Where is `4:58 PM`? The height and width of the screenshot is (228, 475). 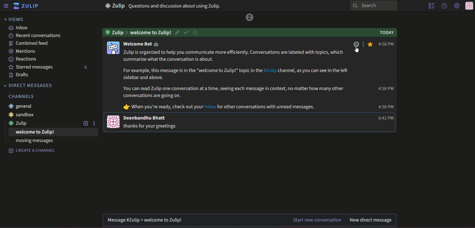
4:58 PM is located at coordinates (387, 44).